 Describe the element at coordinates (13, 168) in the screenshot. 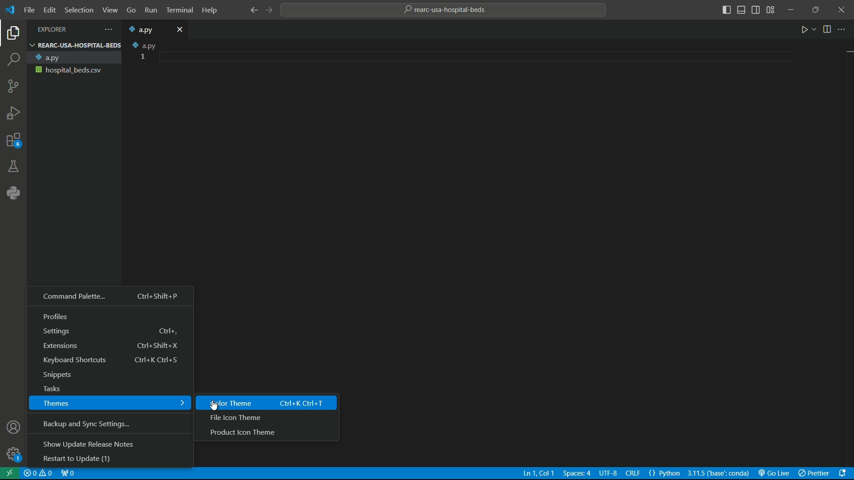

I see `testing` at that location.